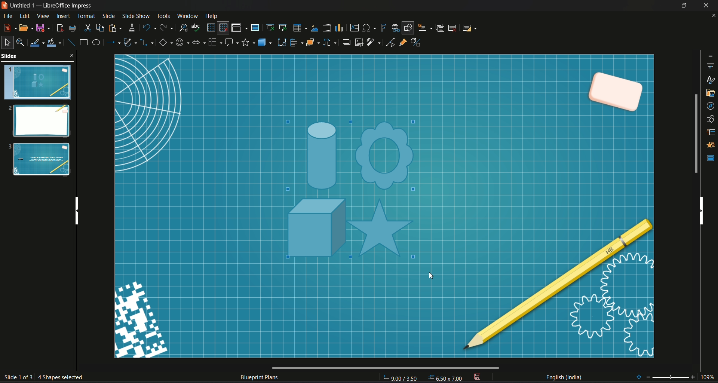 The width and height of the screenshot is (718, 383). Describe the element at coordinates (147, 43) in the screenshot. I see `connectors` at that location.